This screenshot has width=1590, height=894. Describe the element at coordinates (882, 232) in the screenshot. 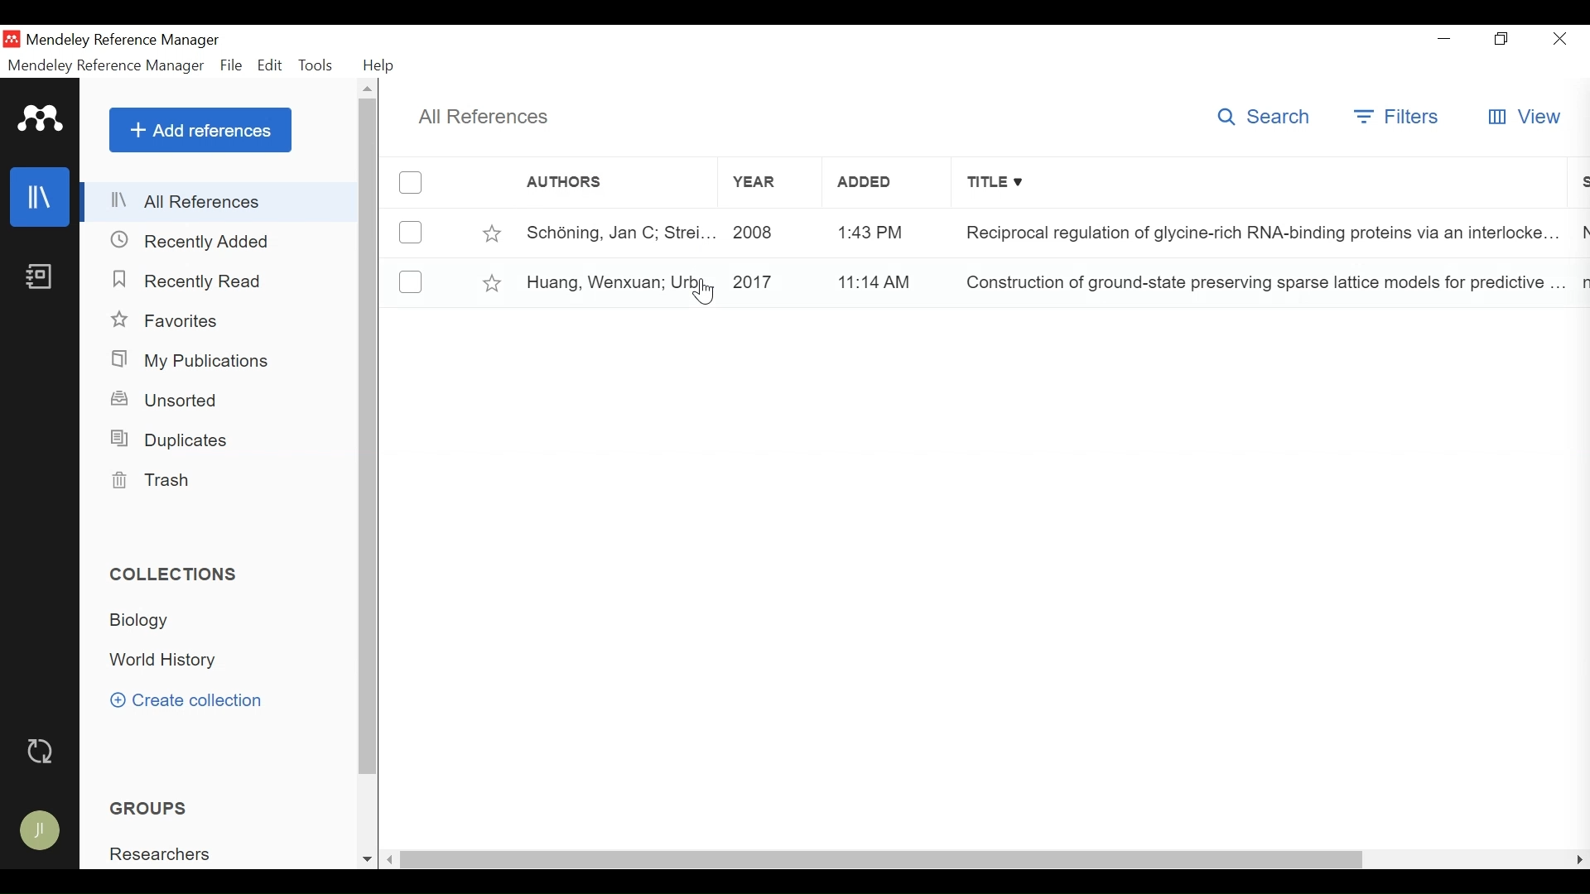

I see `Added` at that location.